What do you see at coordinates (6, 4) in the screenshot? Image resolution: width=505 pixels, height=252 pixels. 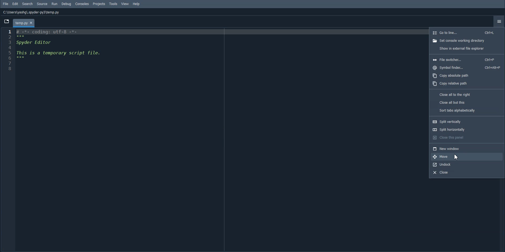 I see `File` at bounding box center [6, 4].